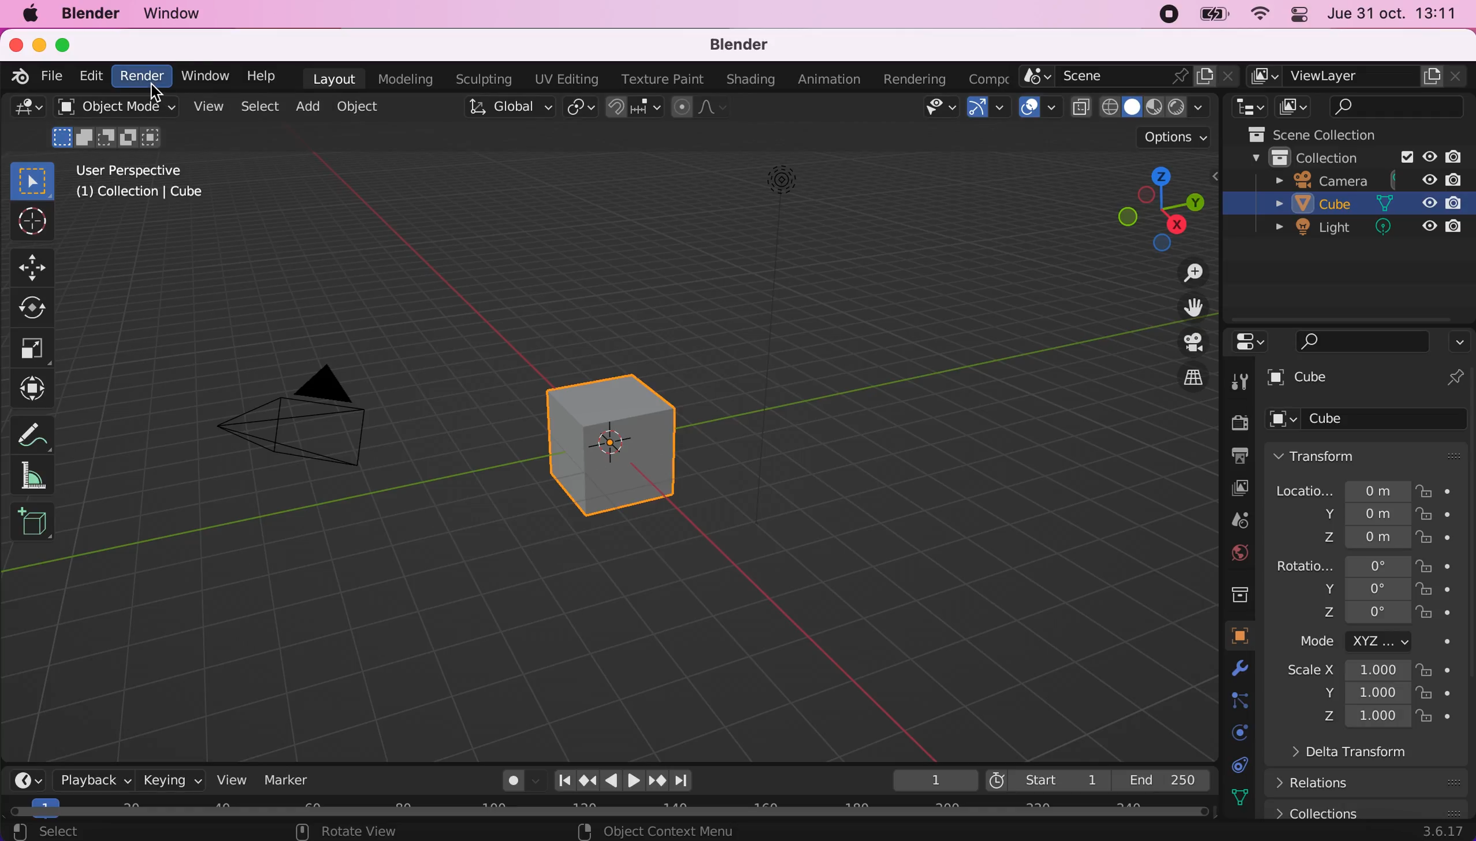 The image size is (1476, 841). I want to click on Cursor, so click(158, 92).